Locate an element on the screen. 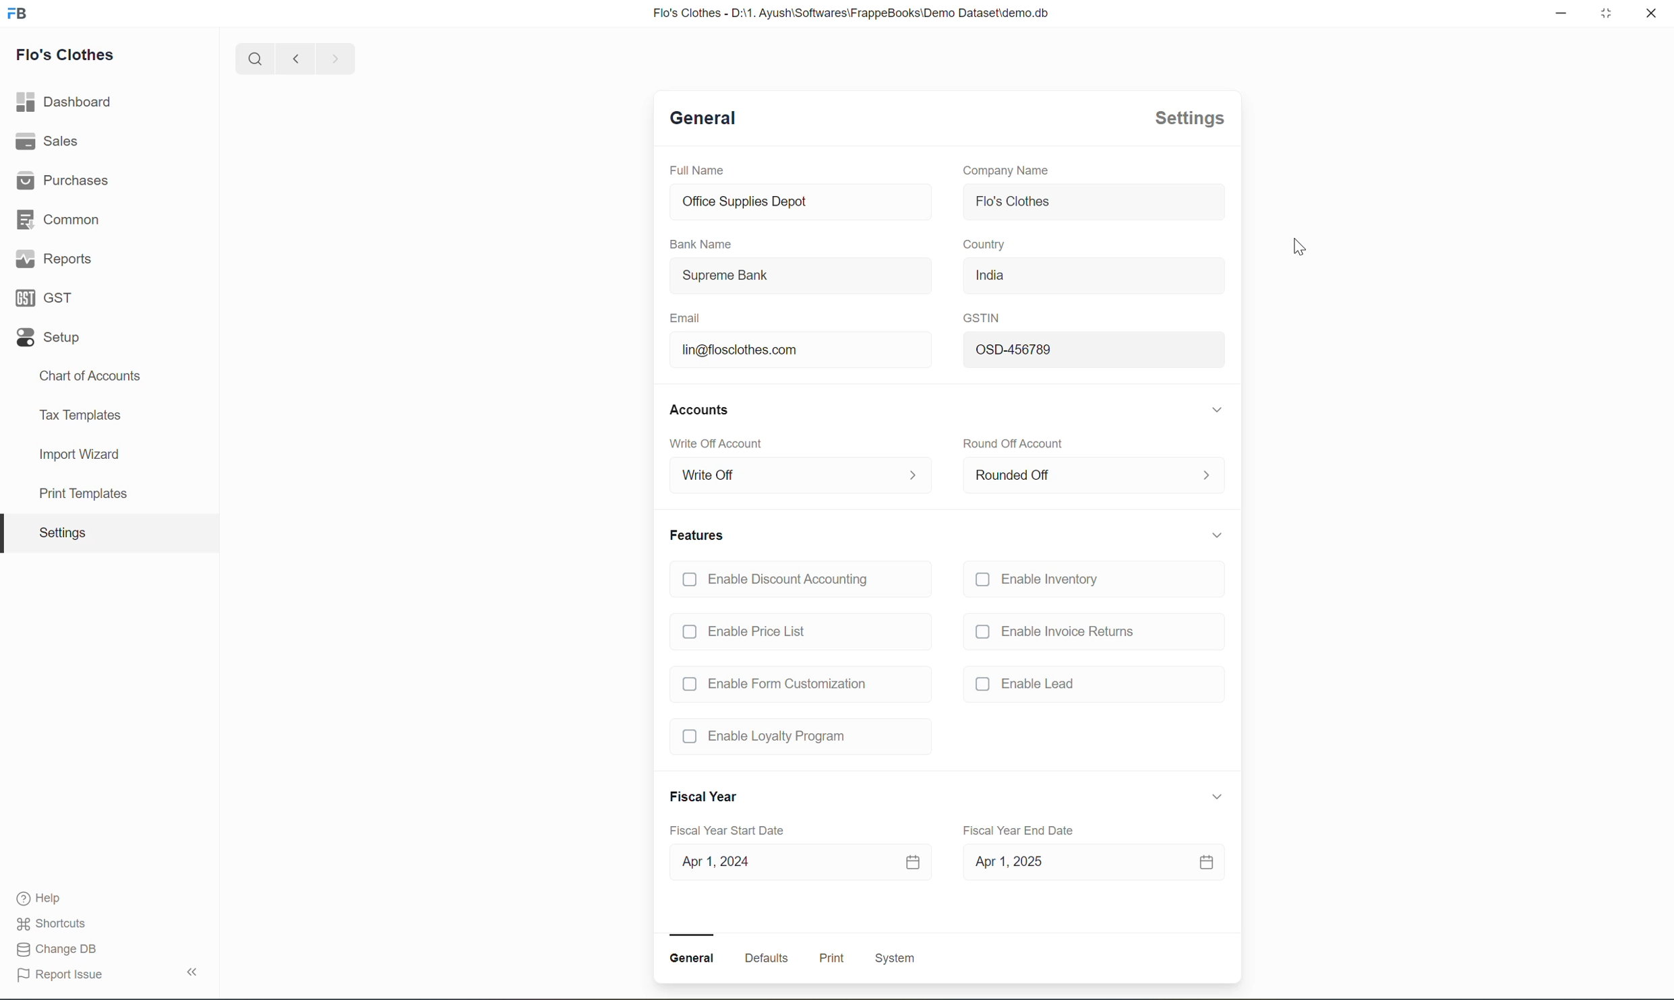 The image size is (1674, 1000). Fiscal Year is located at coordinates (703, 796).